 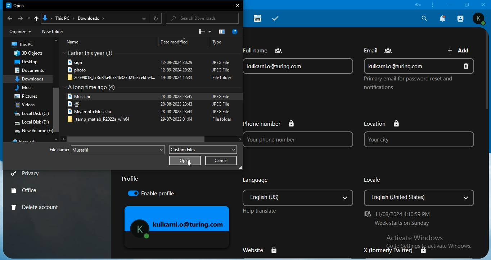 I want to click on , so click(x=30, y=19).